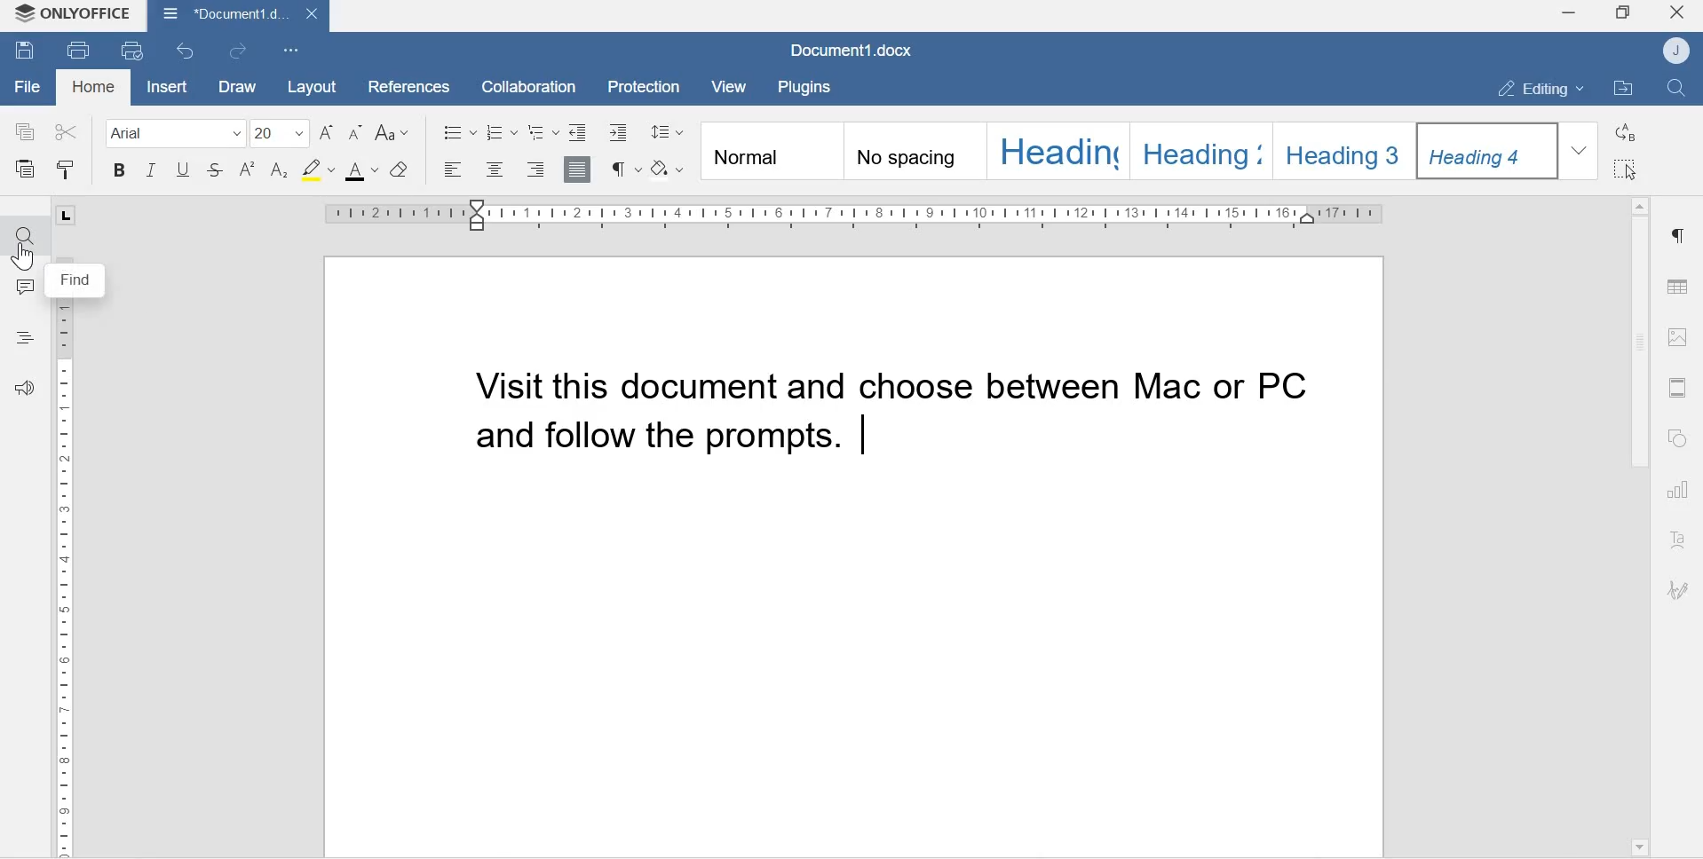 This screenshot has height=859, width=1703. Describe the element at coordinates (134, 51) in the screenshot. I see `Quick print` at that location.